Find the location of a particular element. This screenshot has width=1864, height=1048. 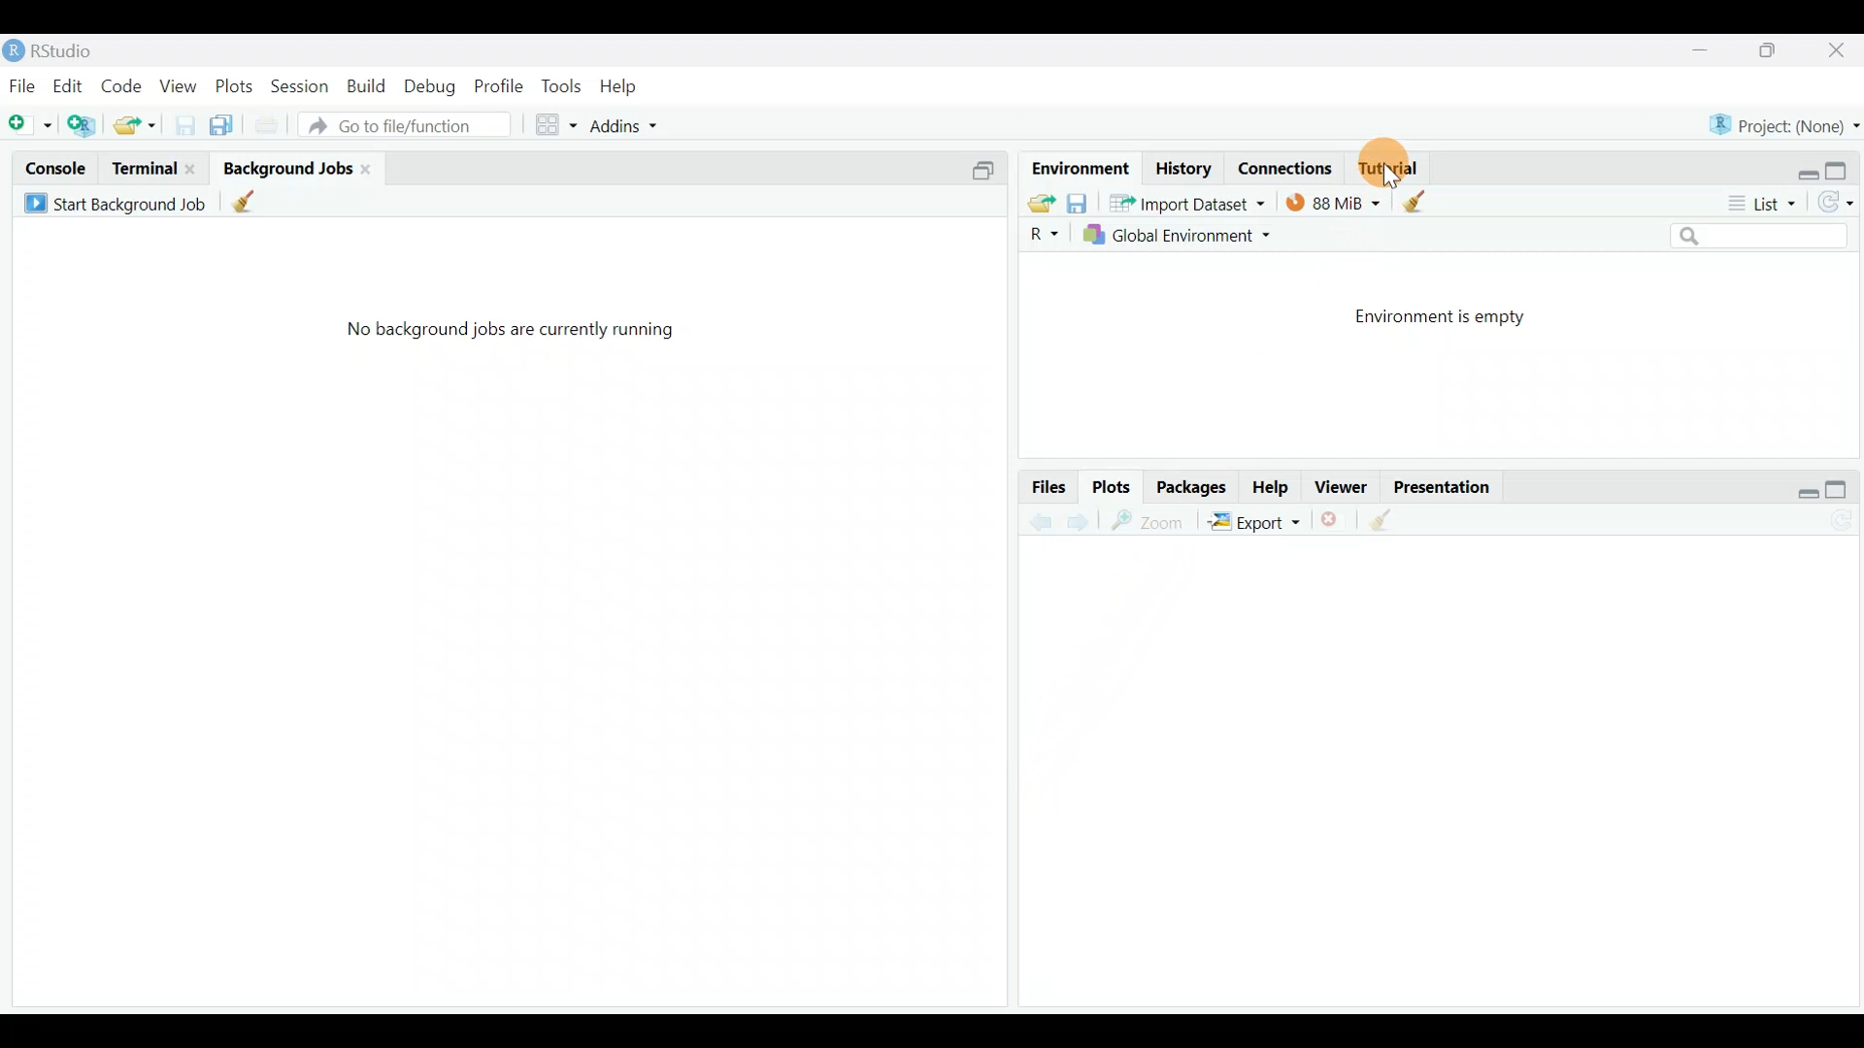

Split is located at coordinates (988, 169).